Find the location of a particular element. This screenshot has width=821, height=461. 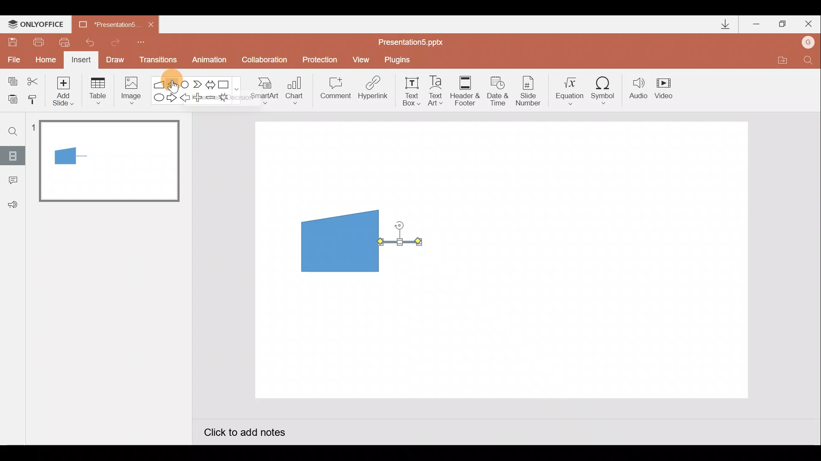

Chevron is located at coordinates (198, 85).